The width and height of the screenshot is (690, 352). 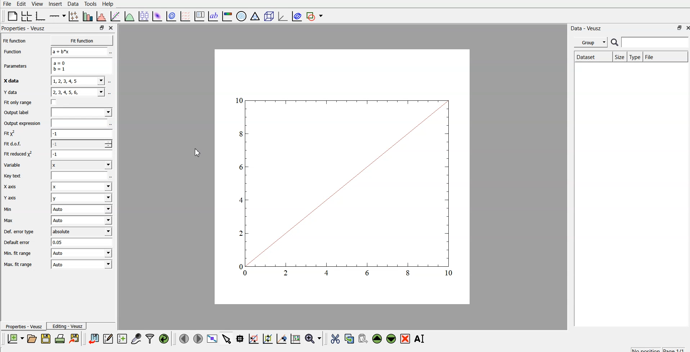 What do you see at coordinates (81, 243) in the screenshot?
I see `0.05` at bounding box center [81, 243].